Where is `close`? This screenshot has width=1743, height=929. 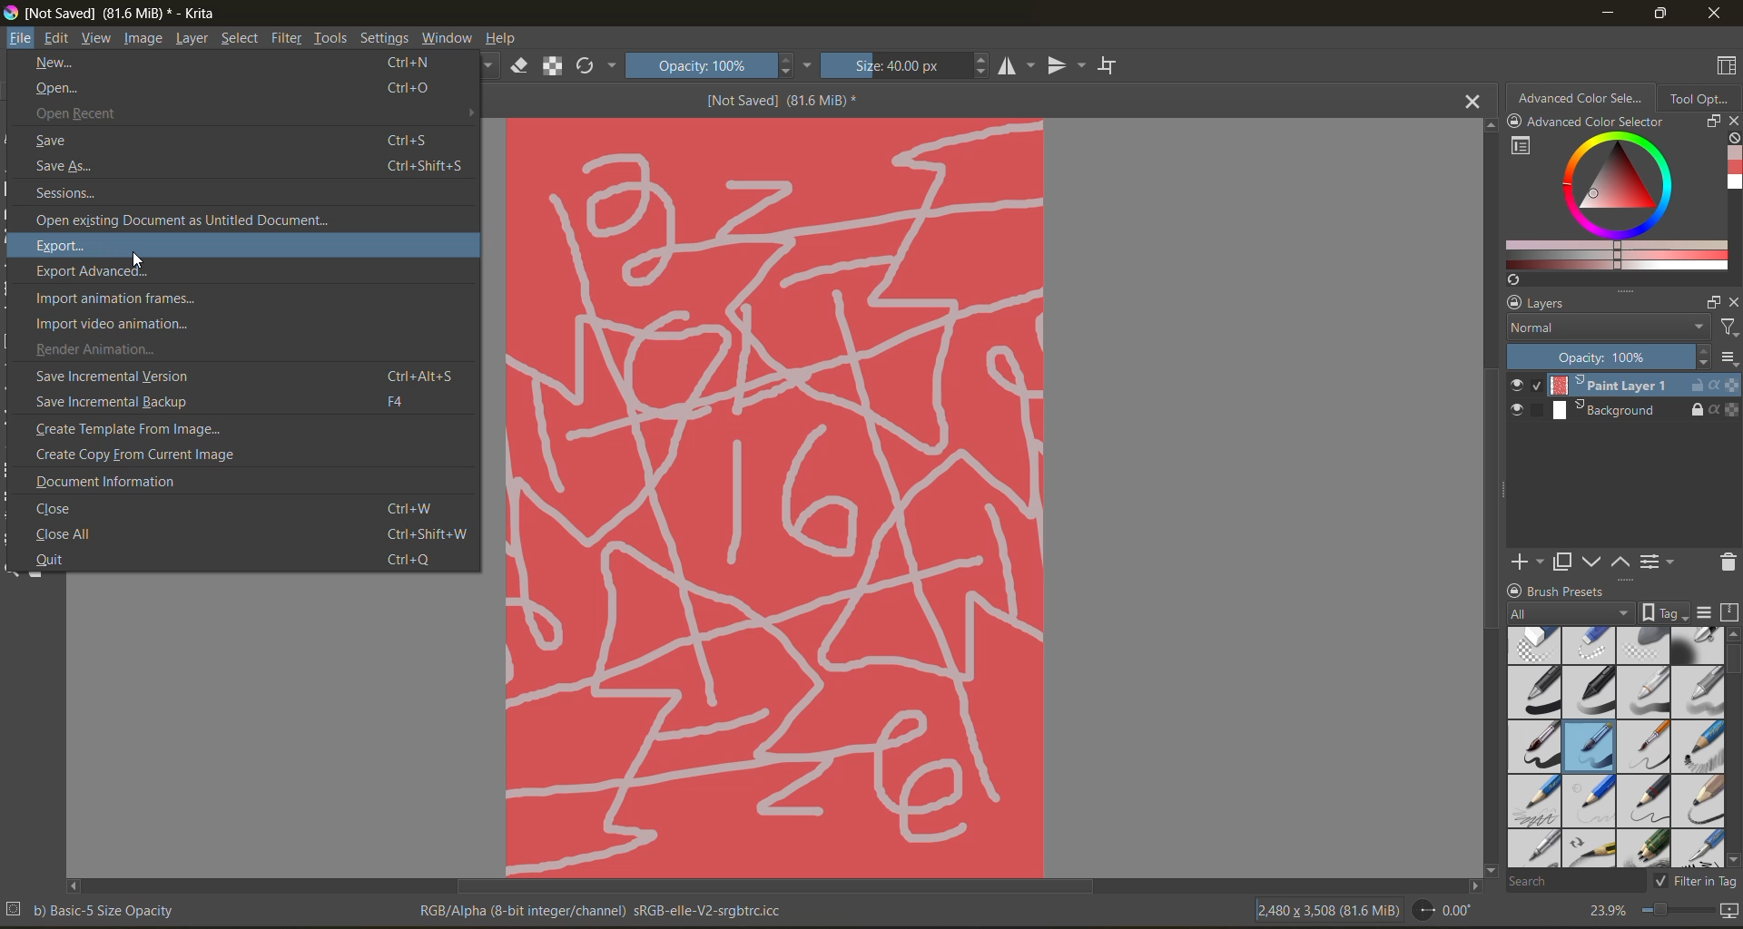 close is located at coordinates (1732, 302).